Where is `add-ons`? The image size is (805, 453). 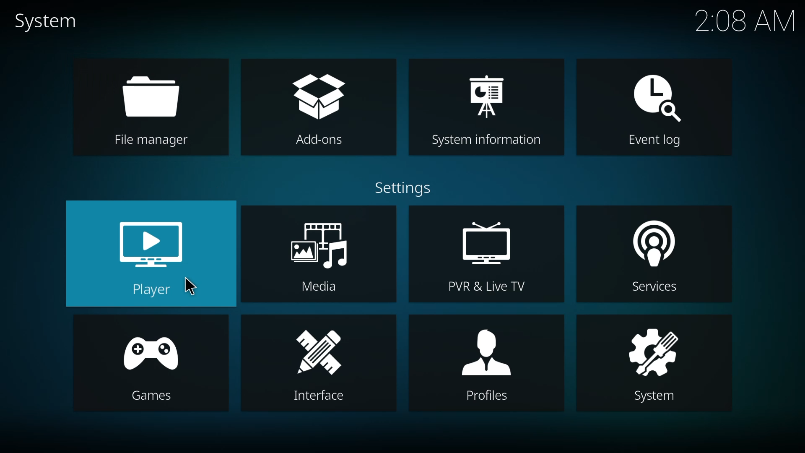
add-ons is located at coordinates (318, 107).